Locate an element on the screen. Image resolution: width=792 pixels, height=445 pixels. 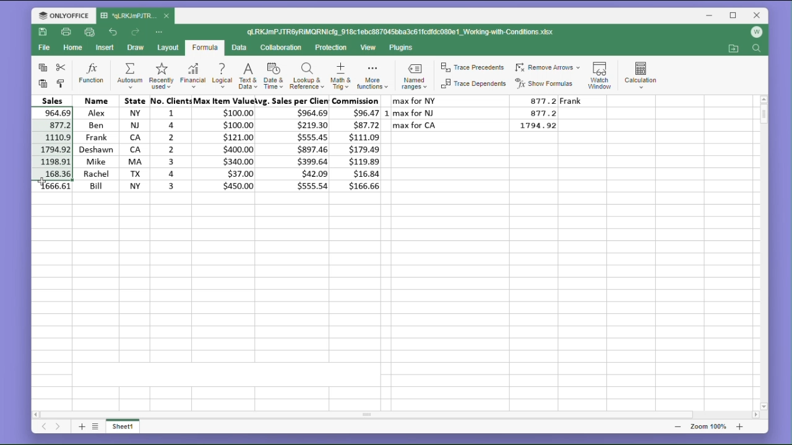
scroll down is located at coordinates (764, 406).